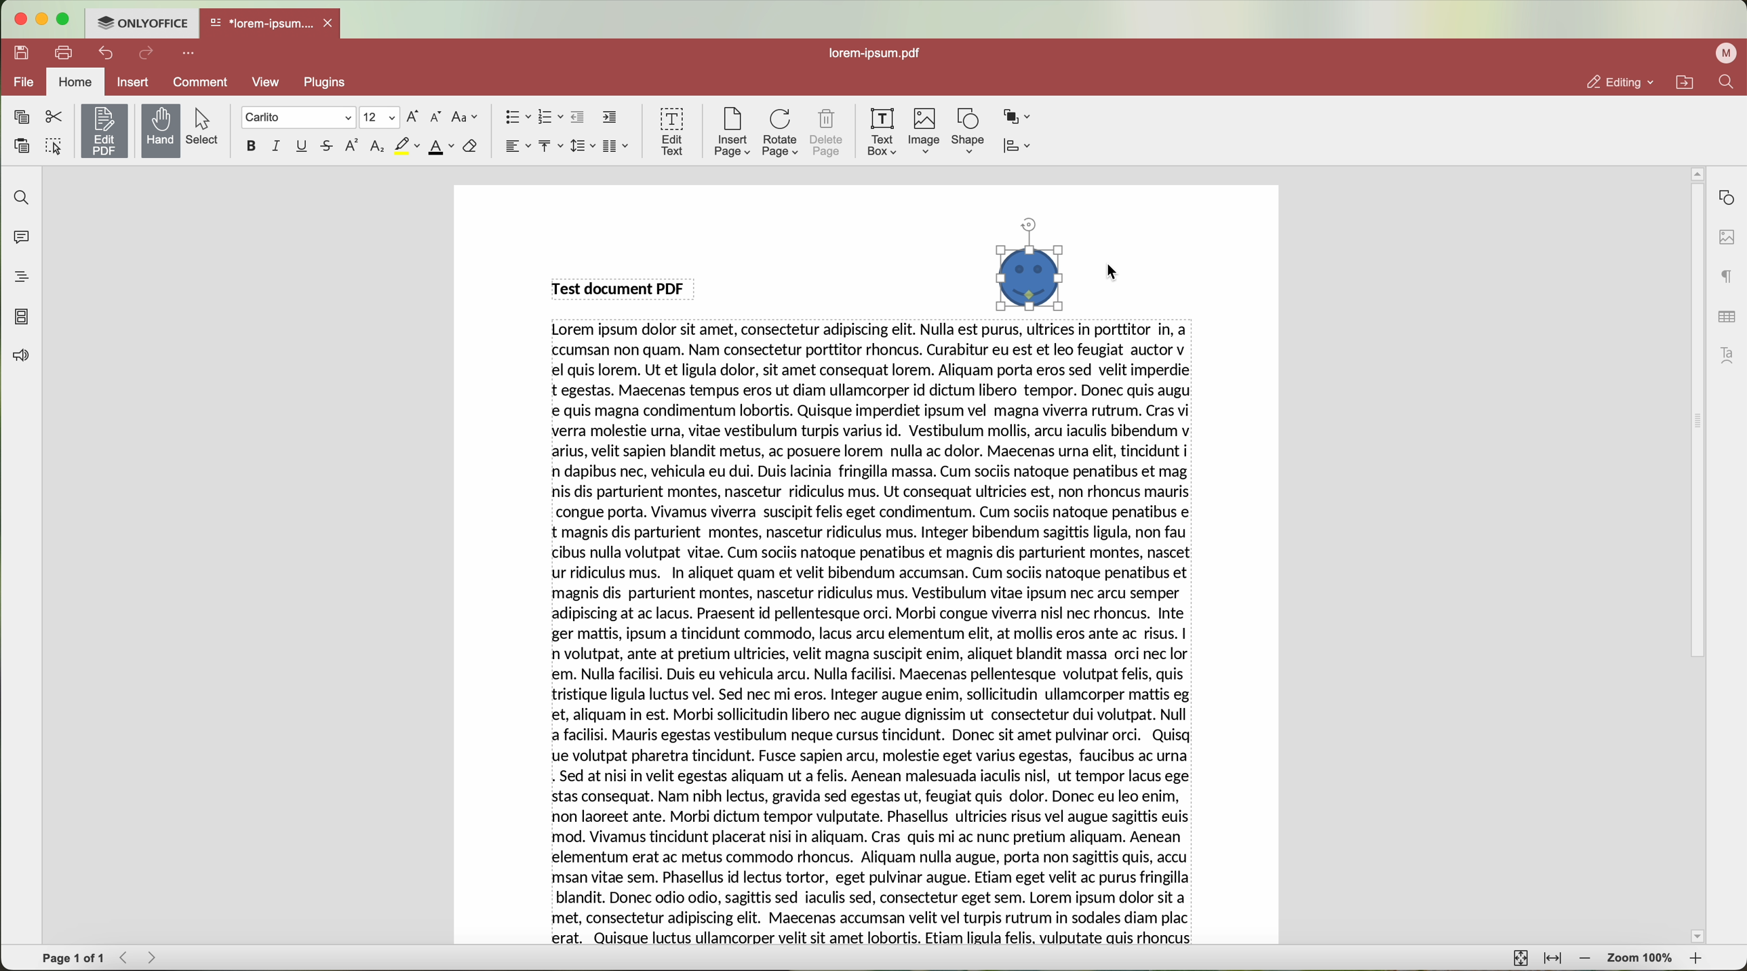  What do you see at coordinates (108, 52) in the screenshot?
I see `undo` at bounding box center [108, 52].